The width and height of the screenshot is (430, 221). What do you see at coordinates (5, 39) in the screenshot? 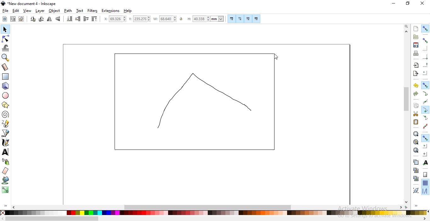
I see `edit paths by nodes` at bounding box center [5, 39].